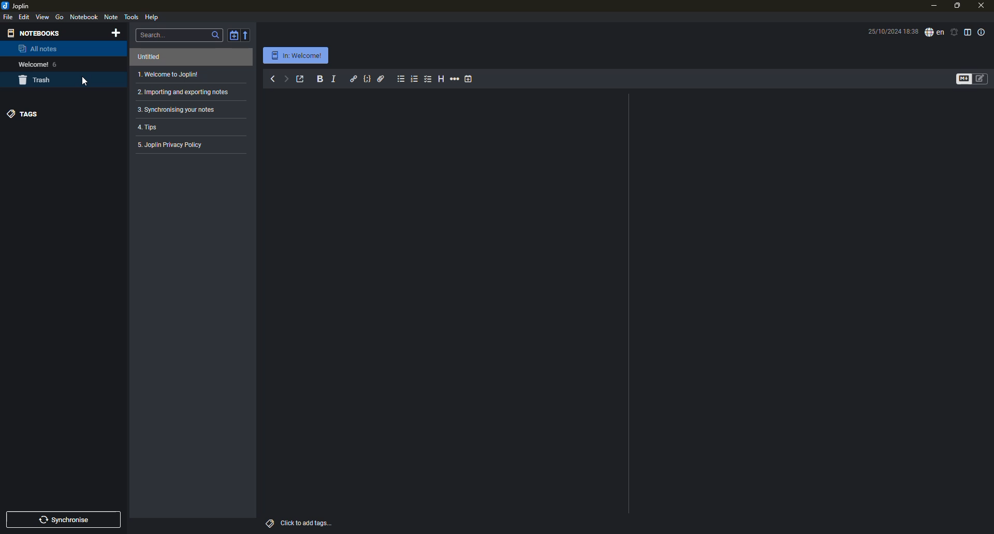  I want to click on horizontal rule, so click(455, 79).